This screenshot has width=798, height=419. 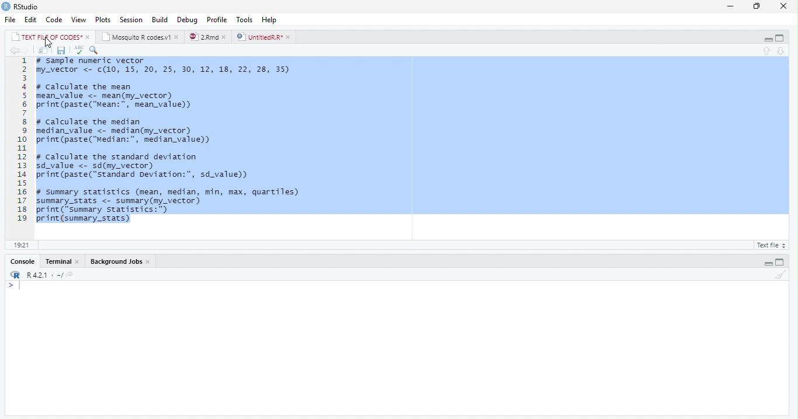 What do you see at coordinates (50, 275) in the screenshot?
I see `R 4.2.1 . ~/` at bounding box center [50, 275].